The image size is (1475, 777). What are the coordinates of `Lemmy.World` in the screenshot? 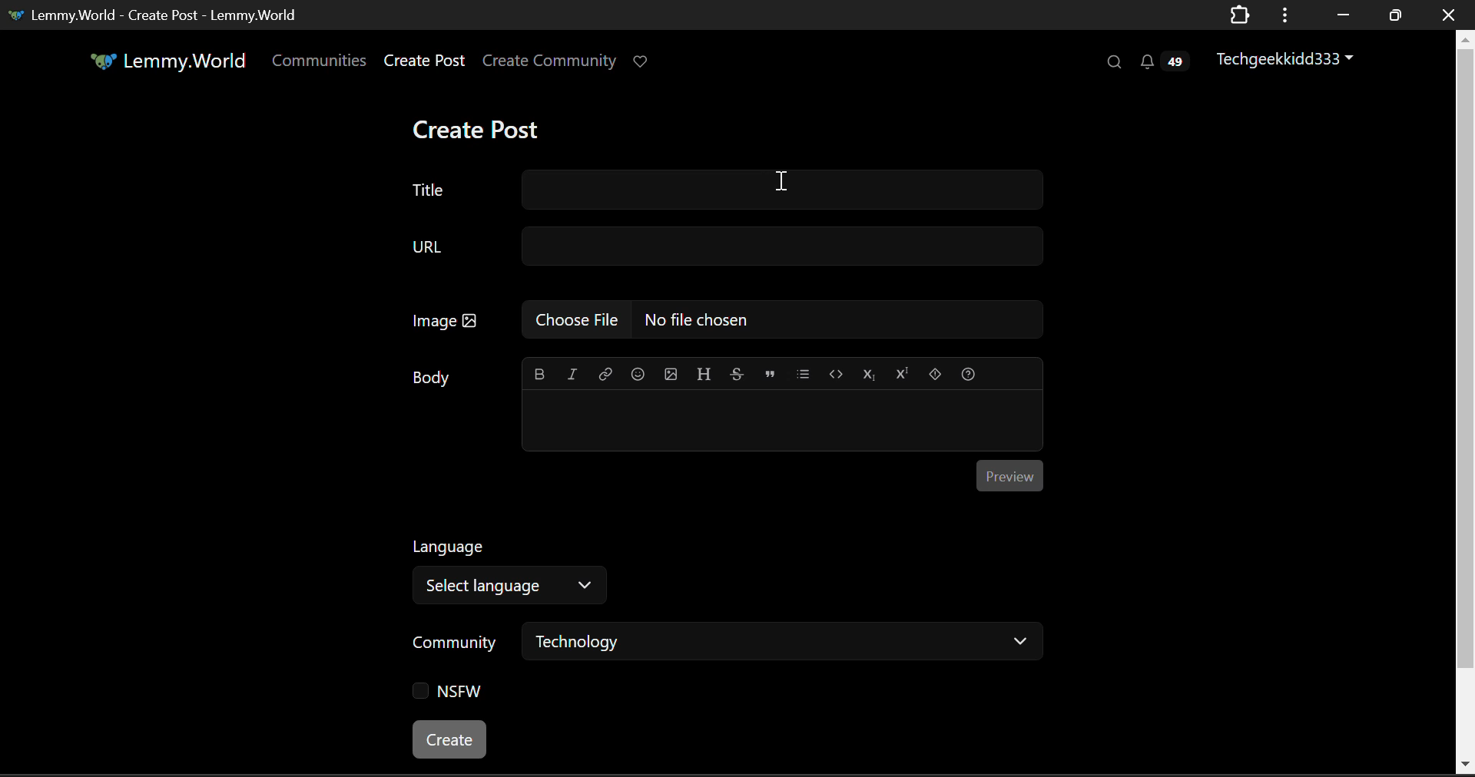 It's located at (158, 61).